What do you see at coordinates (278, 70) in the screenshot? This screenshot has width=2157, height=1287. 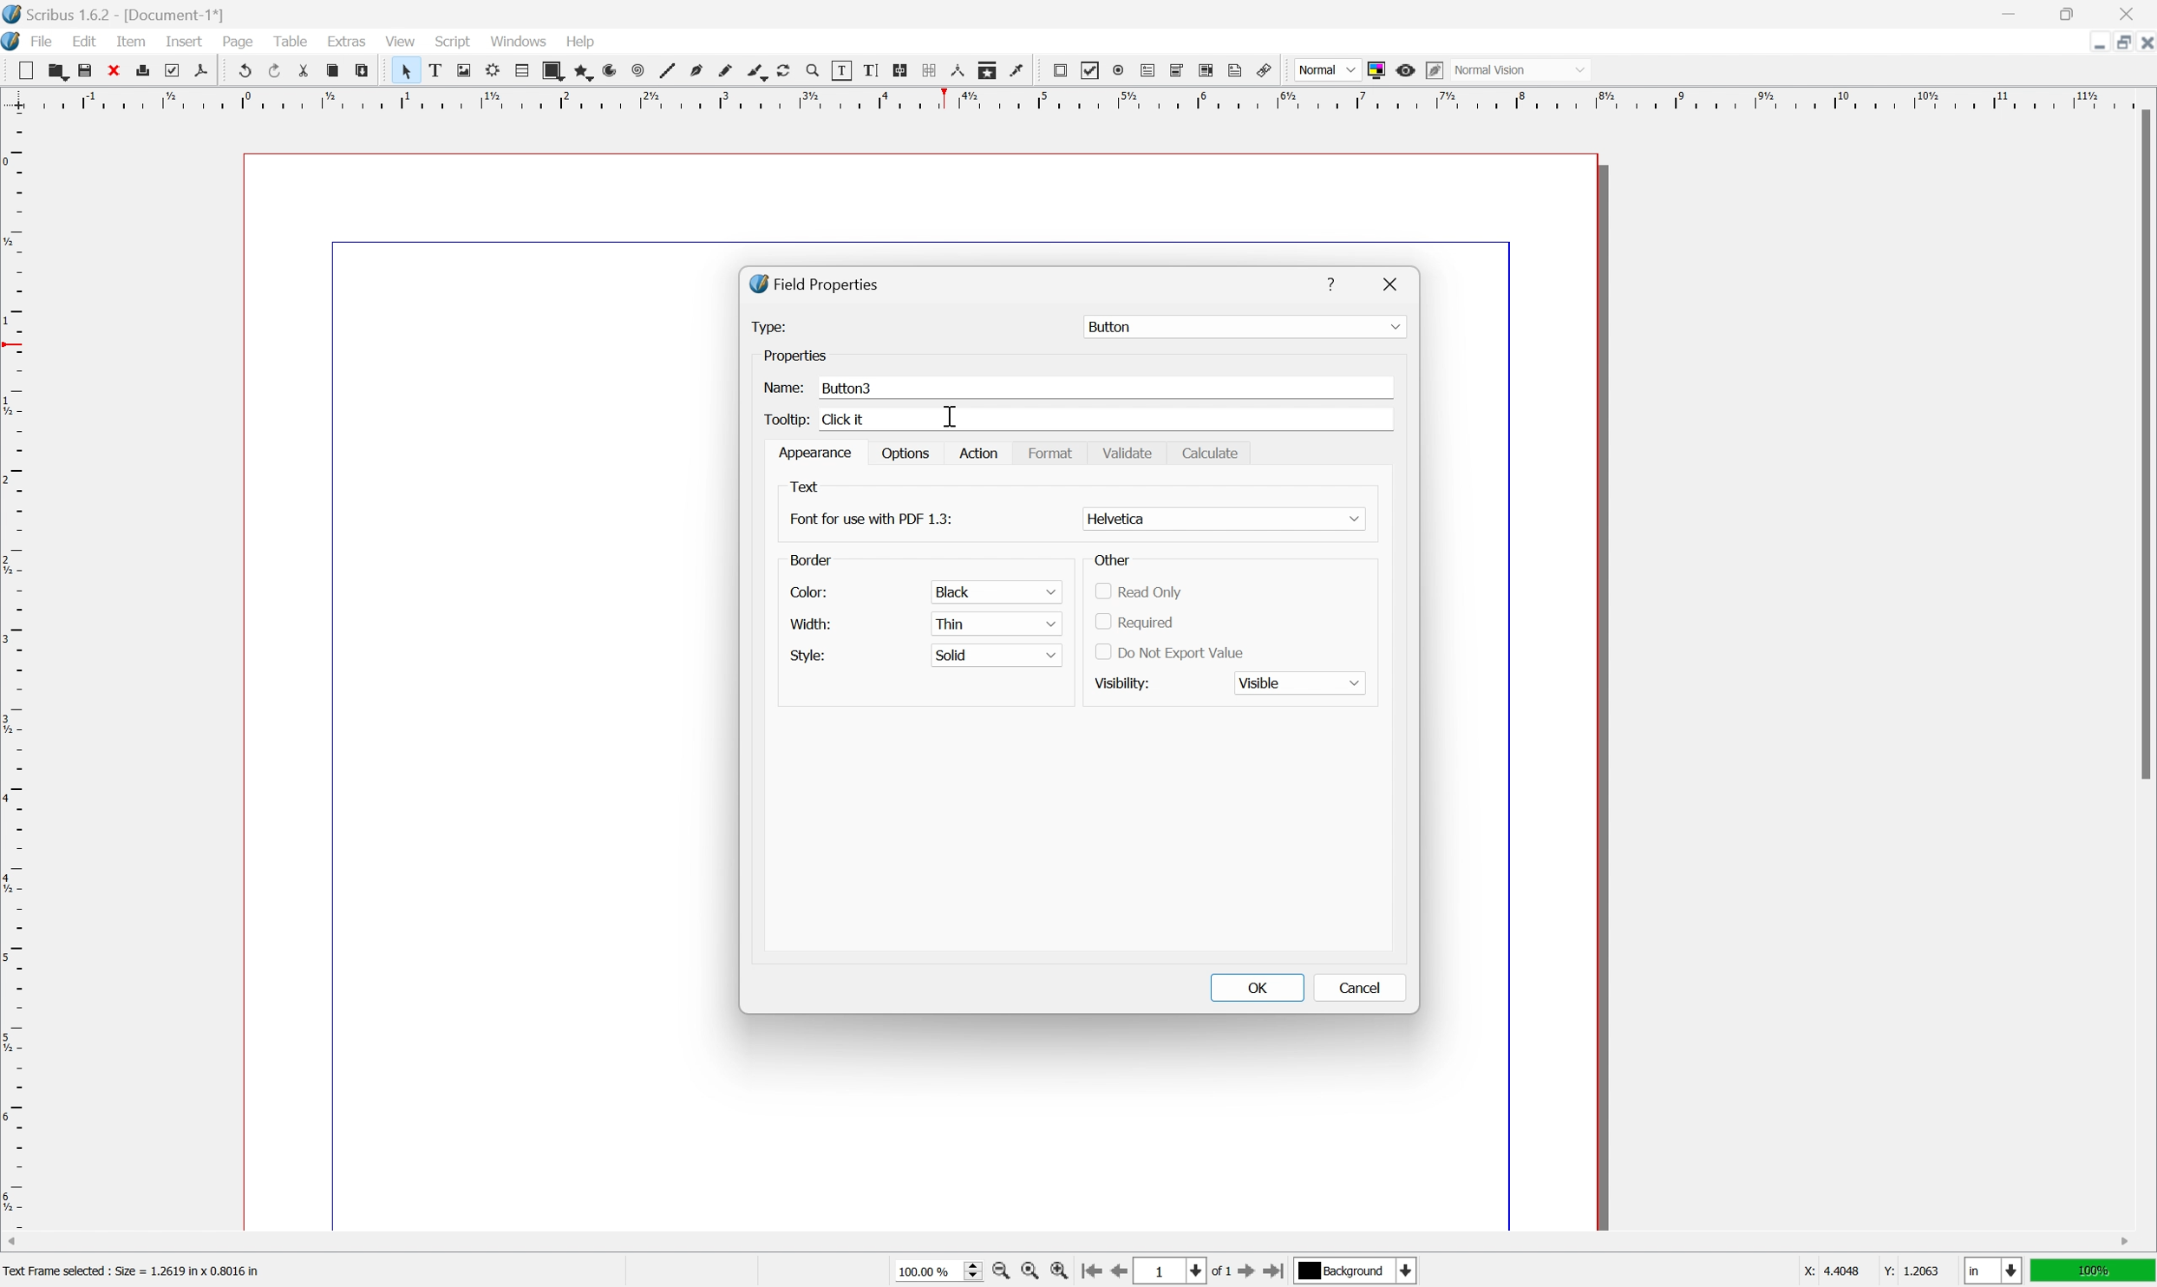 I see `redo` at bounding box center [278, 70].